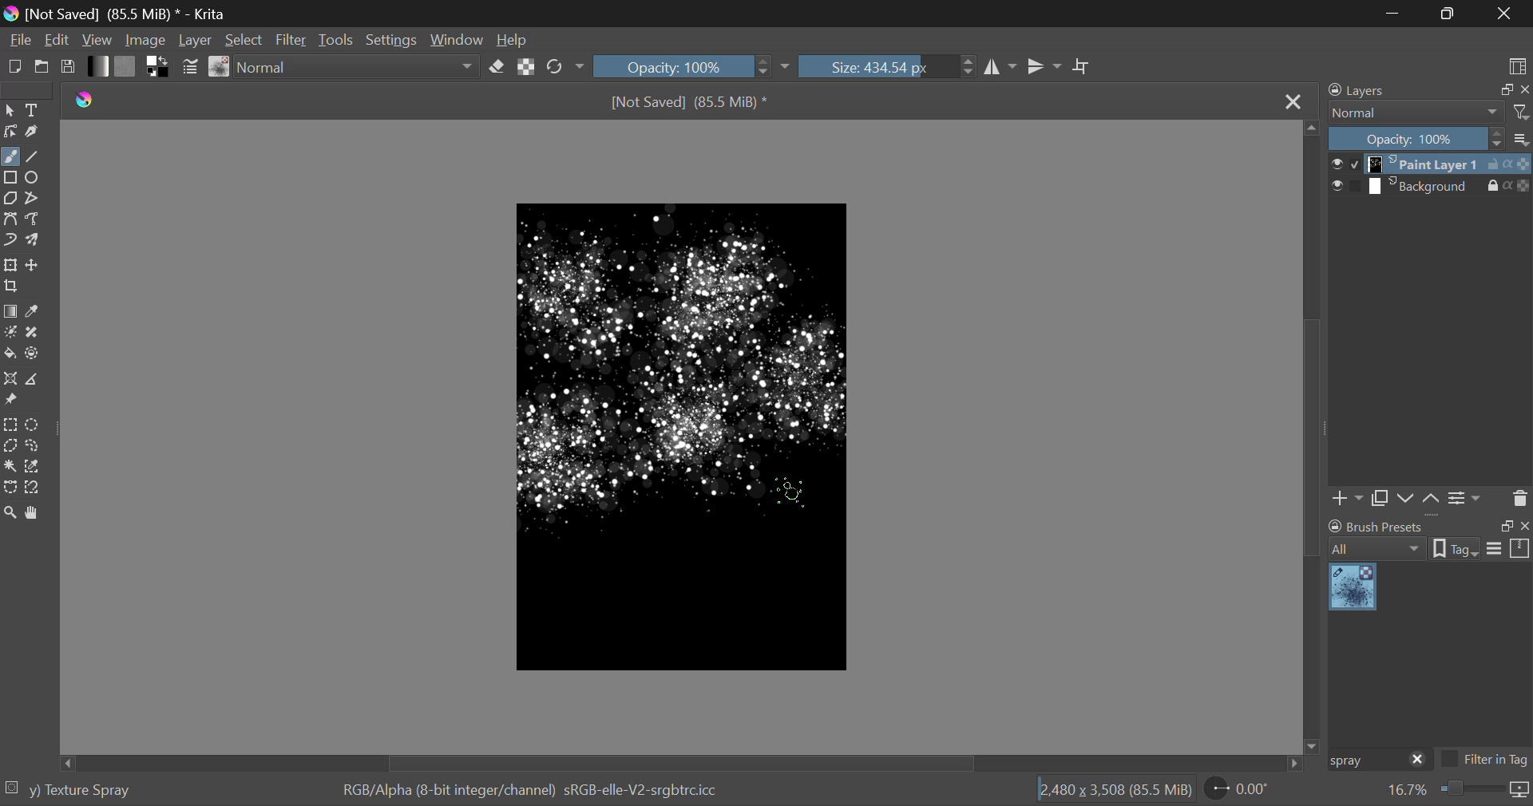 Image resolution: width=1533 pixels, height=806 pixels. What do you see at coordinates (513, 37) in the screenshot?
I see `Help` at bounding box center [513, 37].